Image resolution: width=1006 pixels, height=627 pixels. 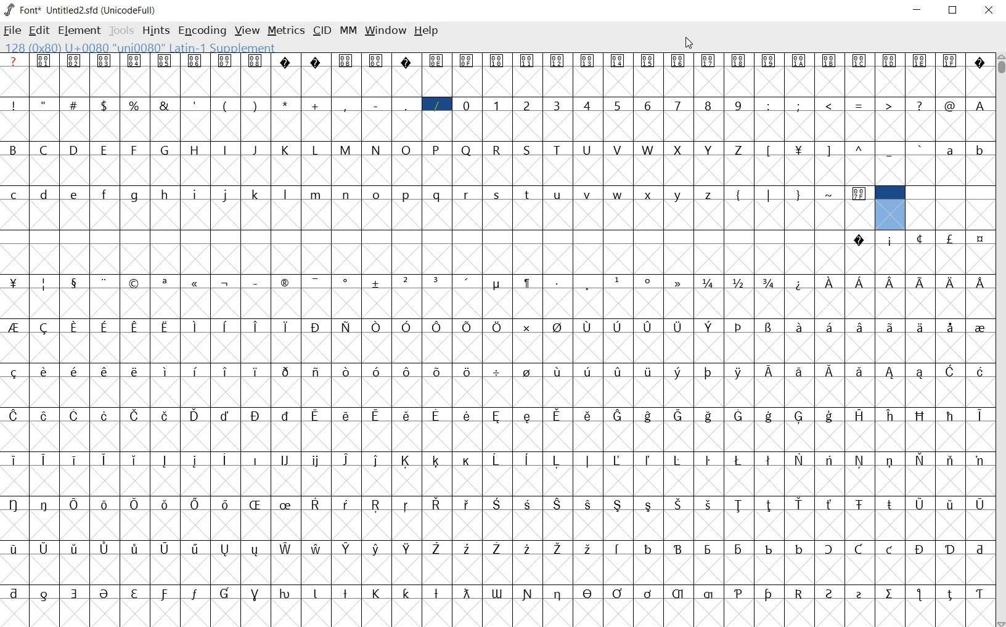 I want to click on Symbol, so click(x=558, y=282).